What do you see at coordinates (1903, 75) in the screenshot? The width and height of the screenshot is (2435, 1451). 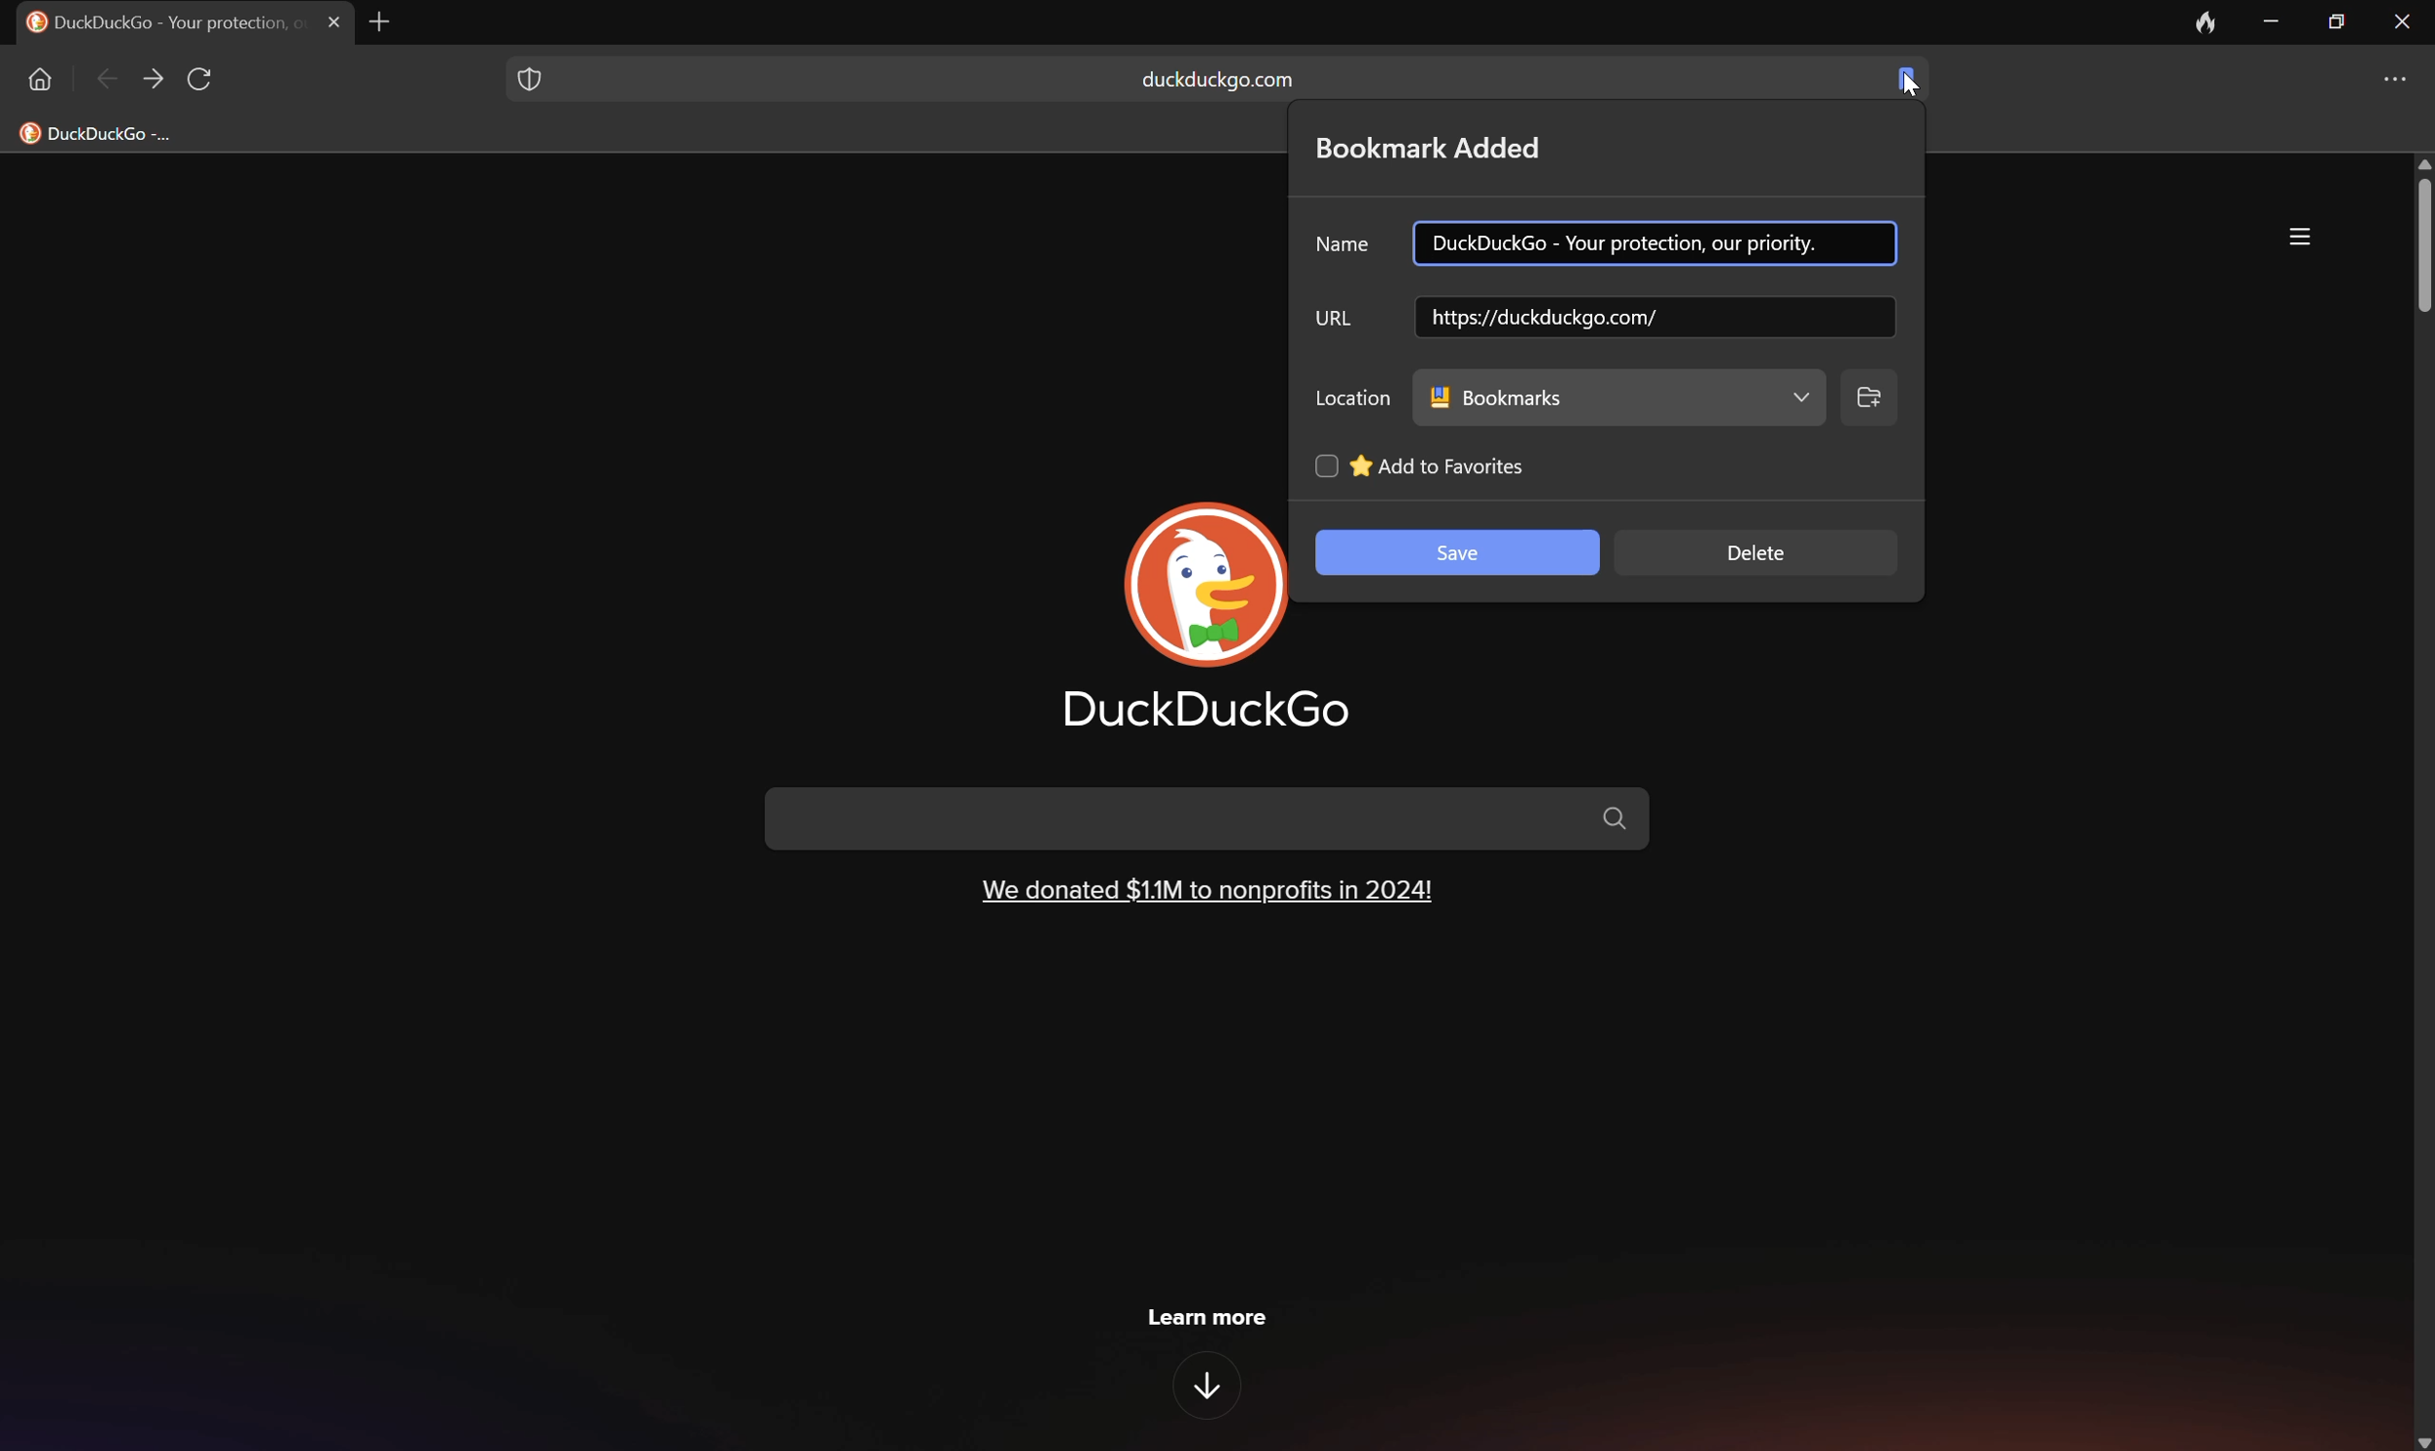 I see `bookmark` at bounding box center [1903, 75].